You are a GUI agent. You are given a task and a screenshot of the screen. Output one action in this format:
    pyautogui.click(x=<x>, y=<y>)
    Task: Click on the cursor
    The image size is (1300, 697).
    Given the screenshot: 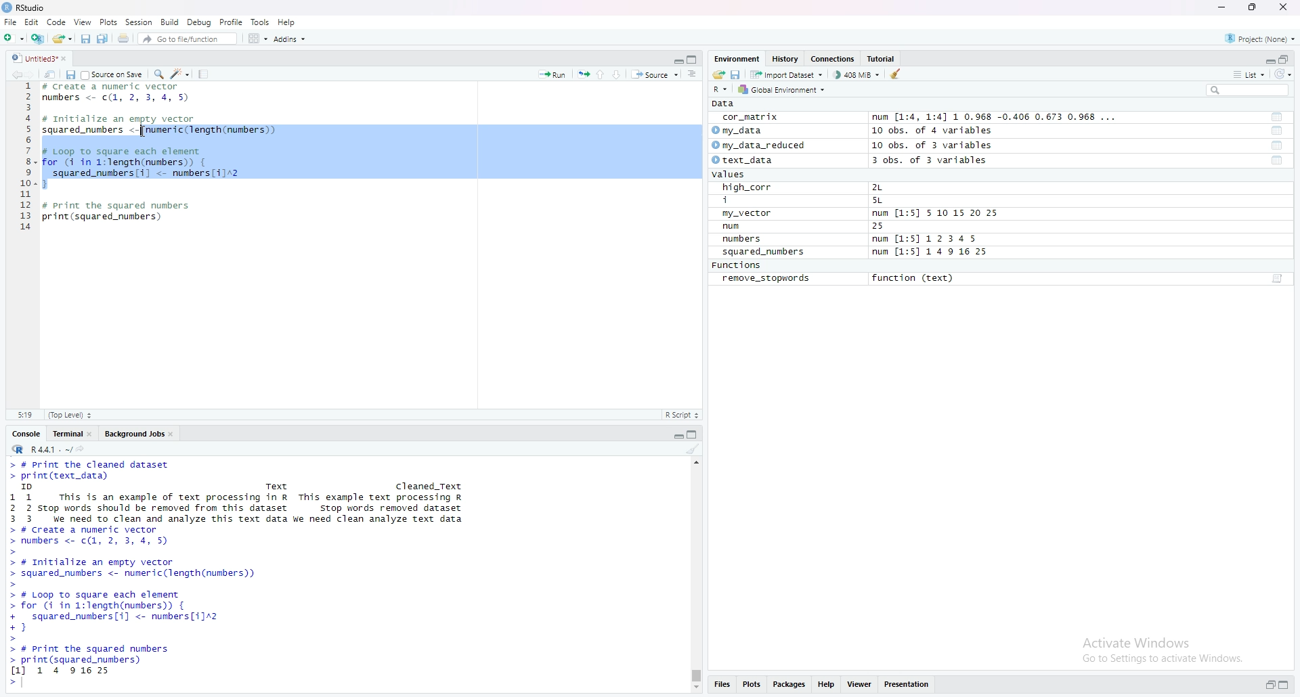 What is the action you would take?
    pyautogui.click(x=142, y=132)
    